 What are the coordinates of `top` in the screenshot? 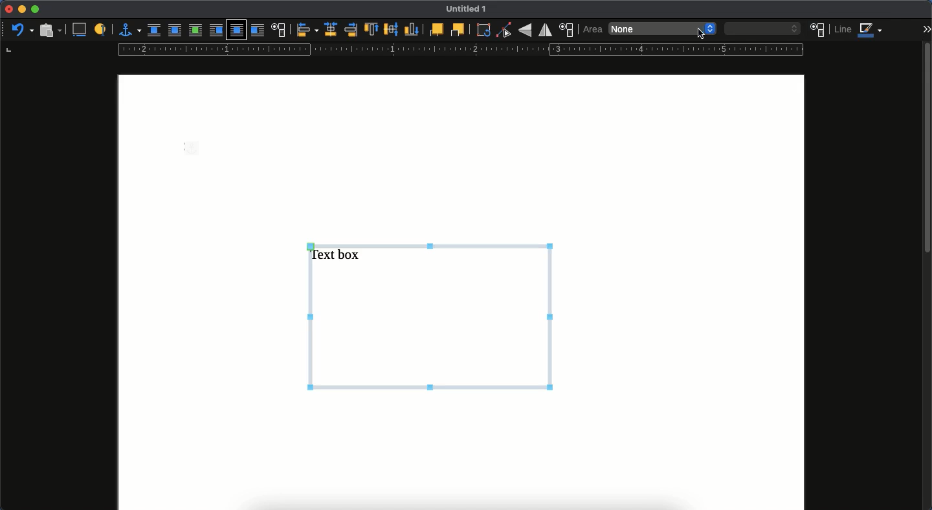 It's located at (372, 30).